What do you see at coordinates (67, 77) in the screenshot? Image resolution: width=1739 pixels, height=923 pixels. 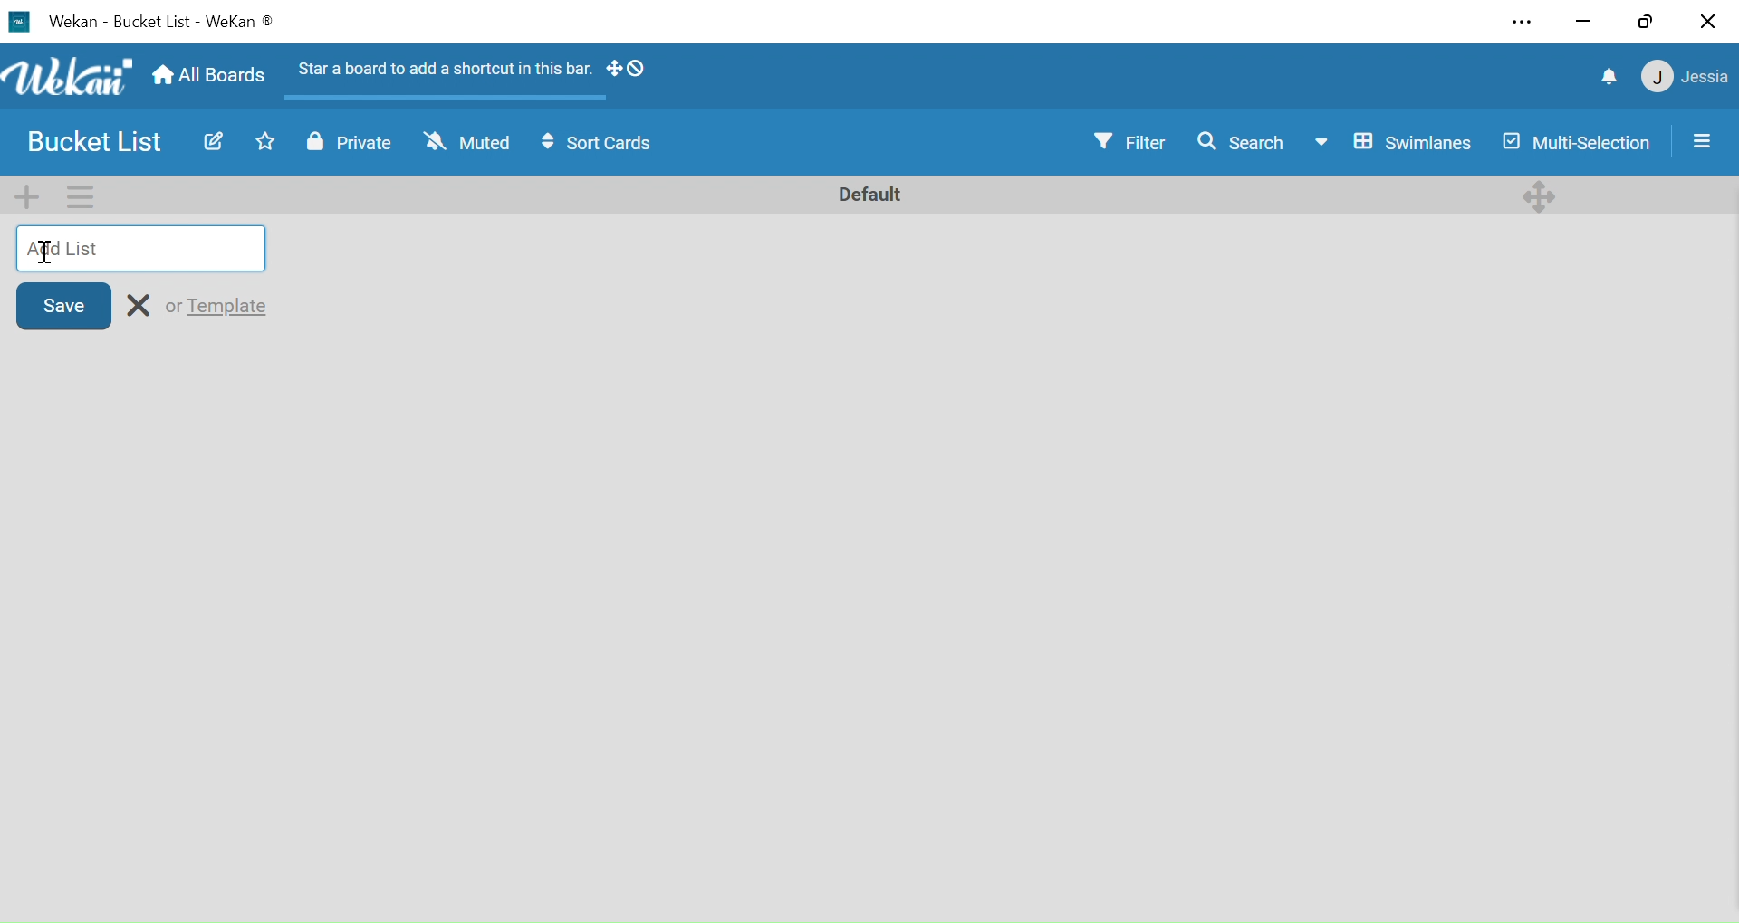 I see `Wekan` at bounding box center [67, 77].